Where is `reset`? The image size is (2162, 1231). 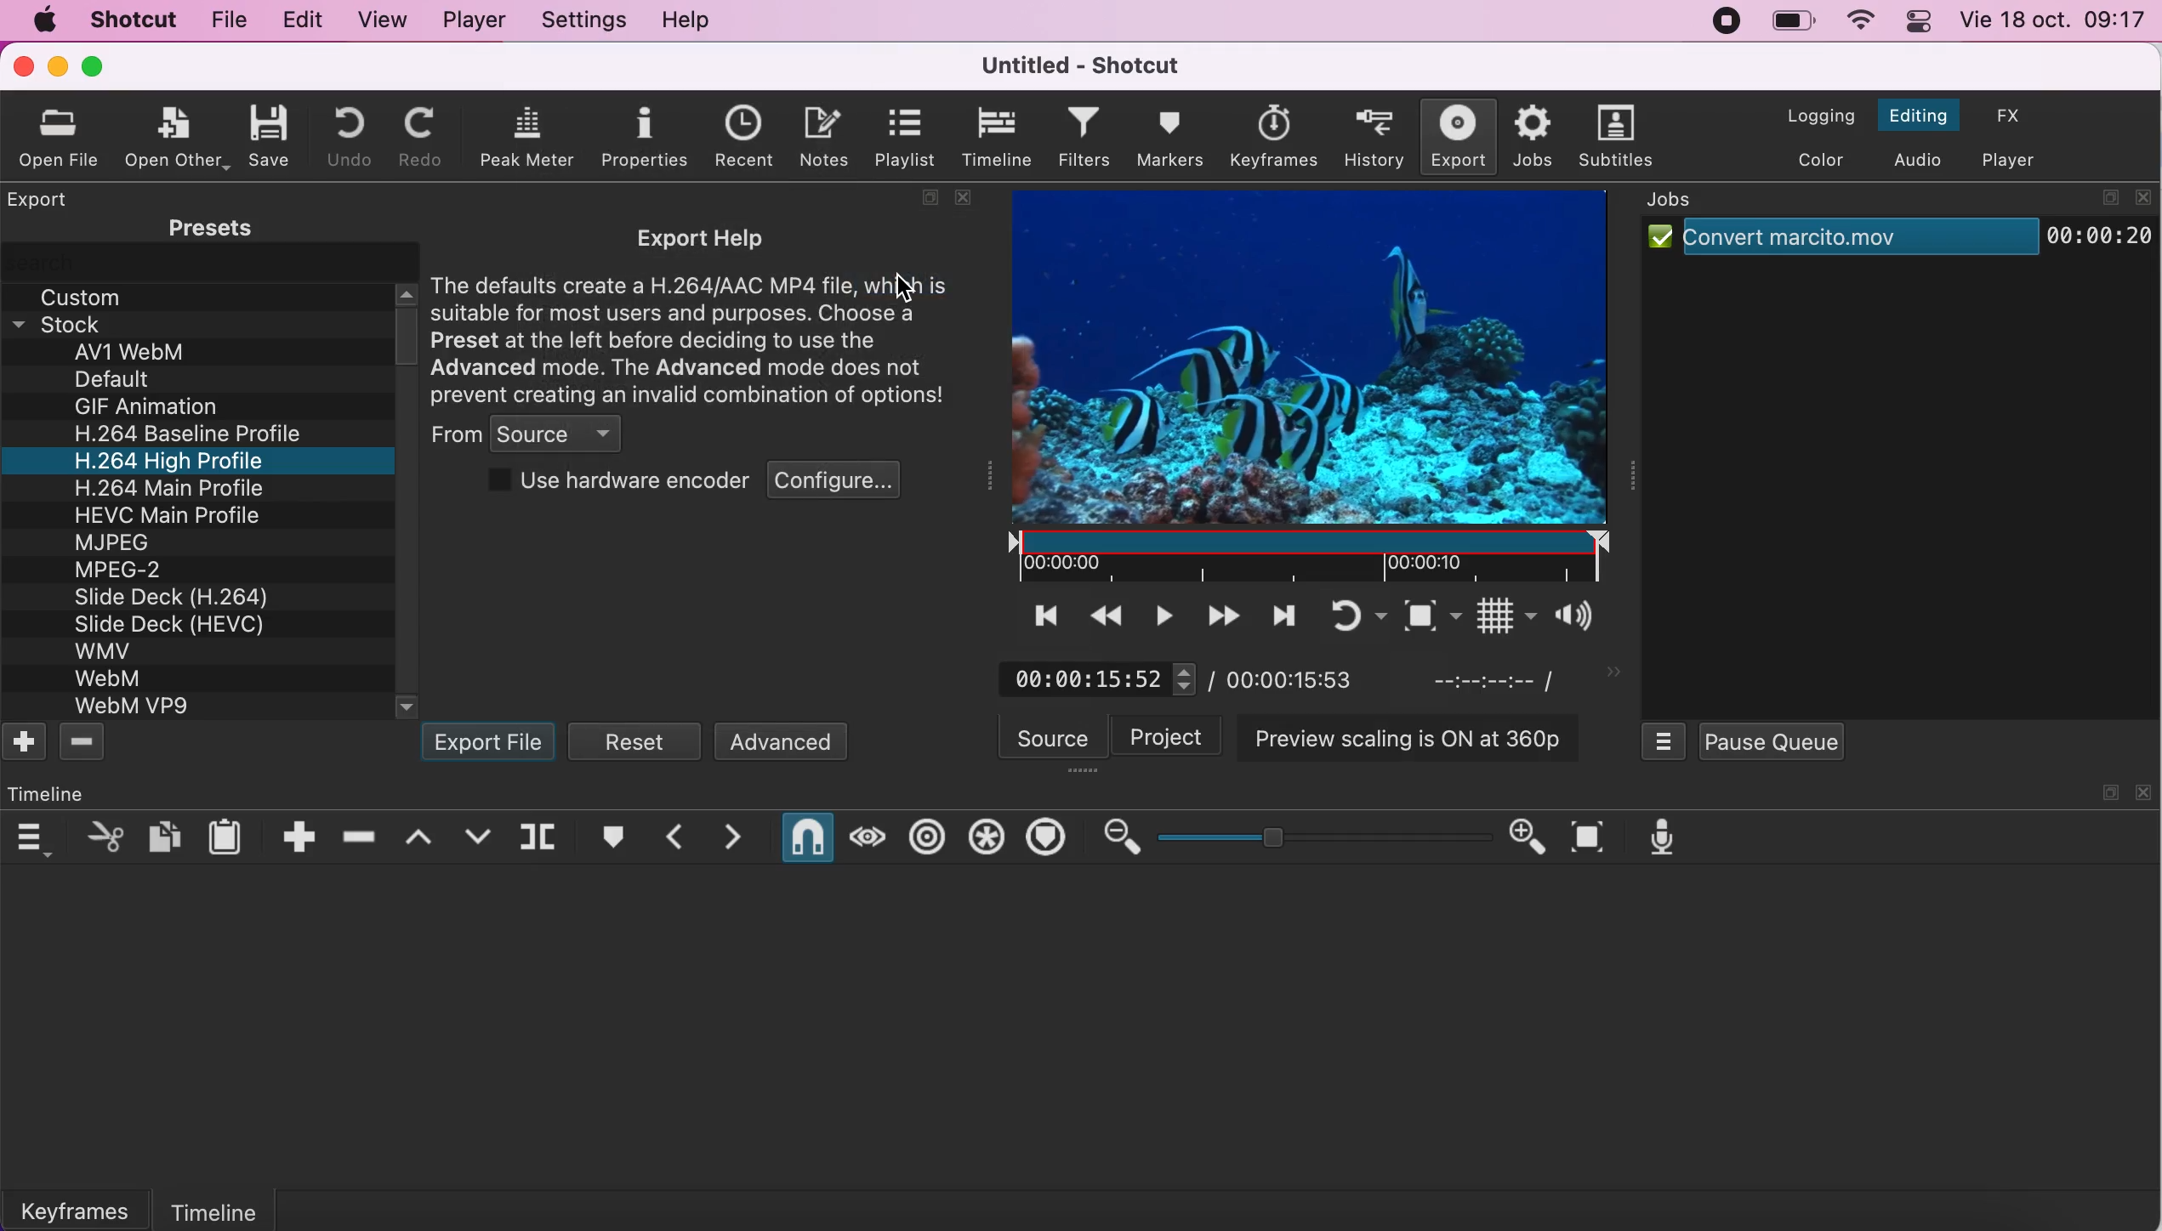
reset is located at coordinates (638, 740).